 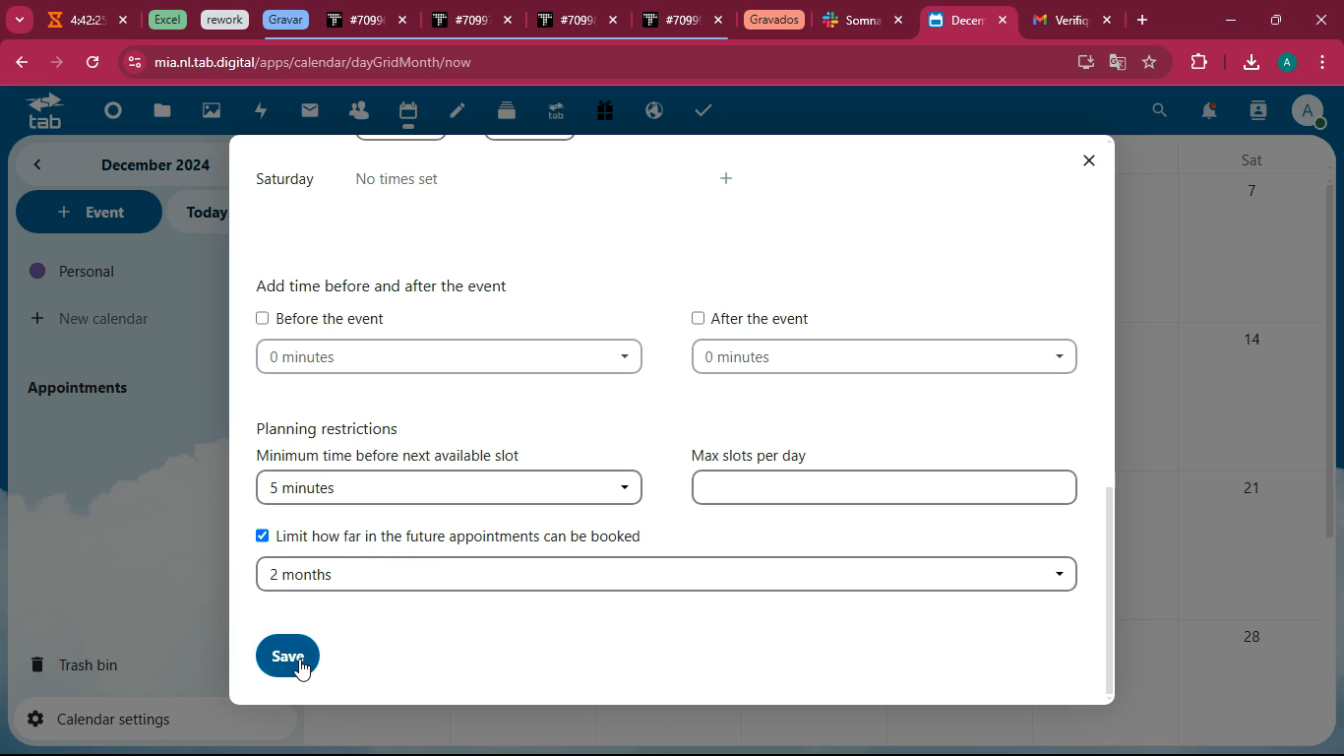 I want to click on appointments, so click(x=85, y=387).